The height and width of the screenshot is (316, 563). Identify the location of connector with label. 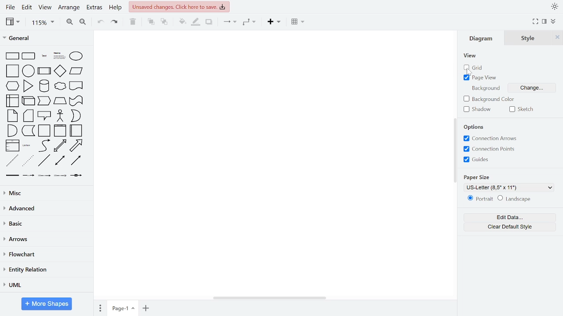
(29, 176).